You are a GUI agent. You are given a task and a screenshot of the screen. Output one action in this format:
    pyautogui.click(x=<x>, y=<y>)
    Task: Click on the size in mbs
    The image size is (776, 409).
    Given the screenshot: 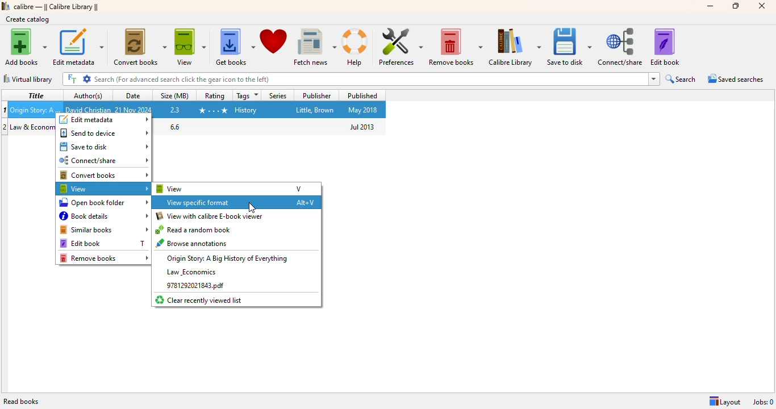 What is the action you would take?
    pyautogui.click(x=174, y=126)
    